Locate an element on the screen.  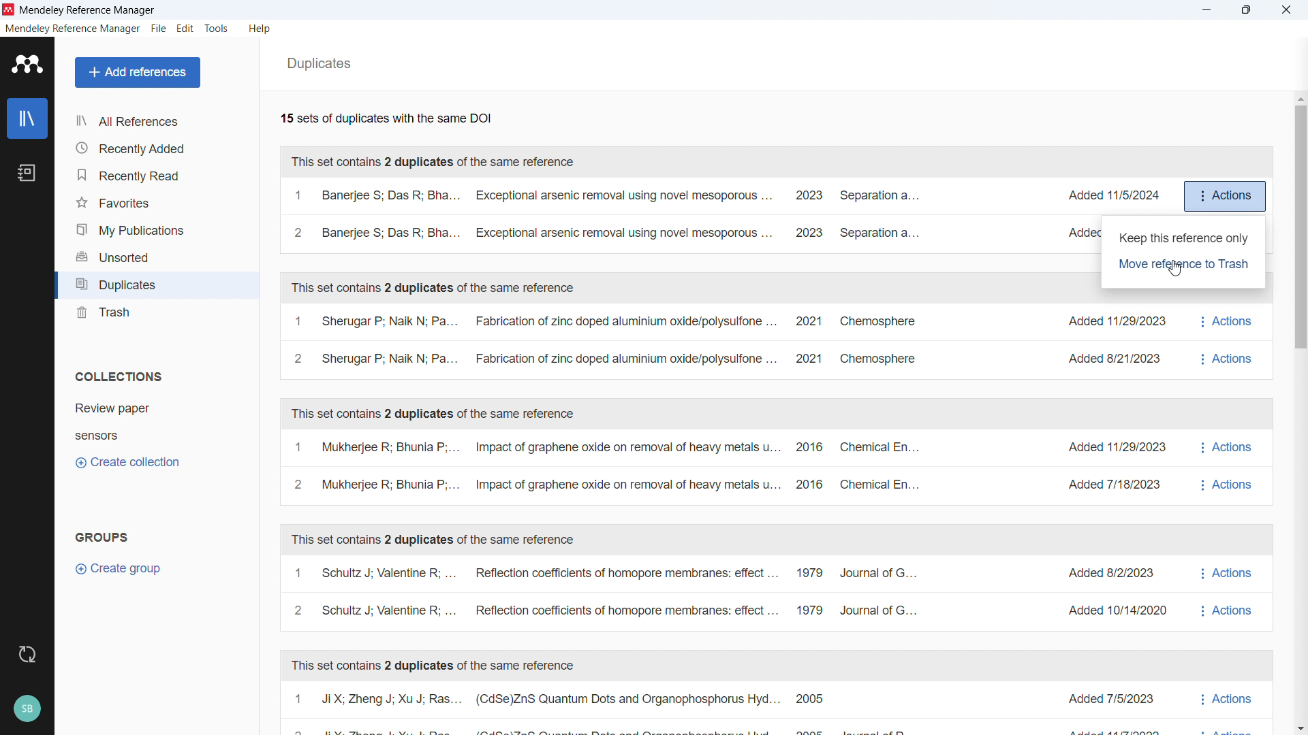
Add reference  is located at coordinates (137, 72).